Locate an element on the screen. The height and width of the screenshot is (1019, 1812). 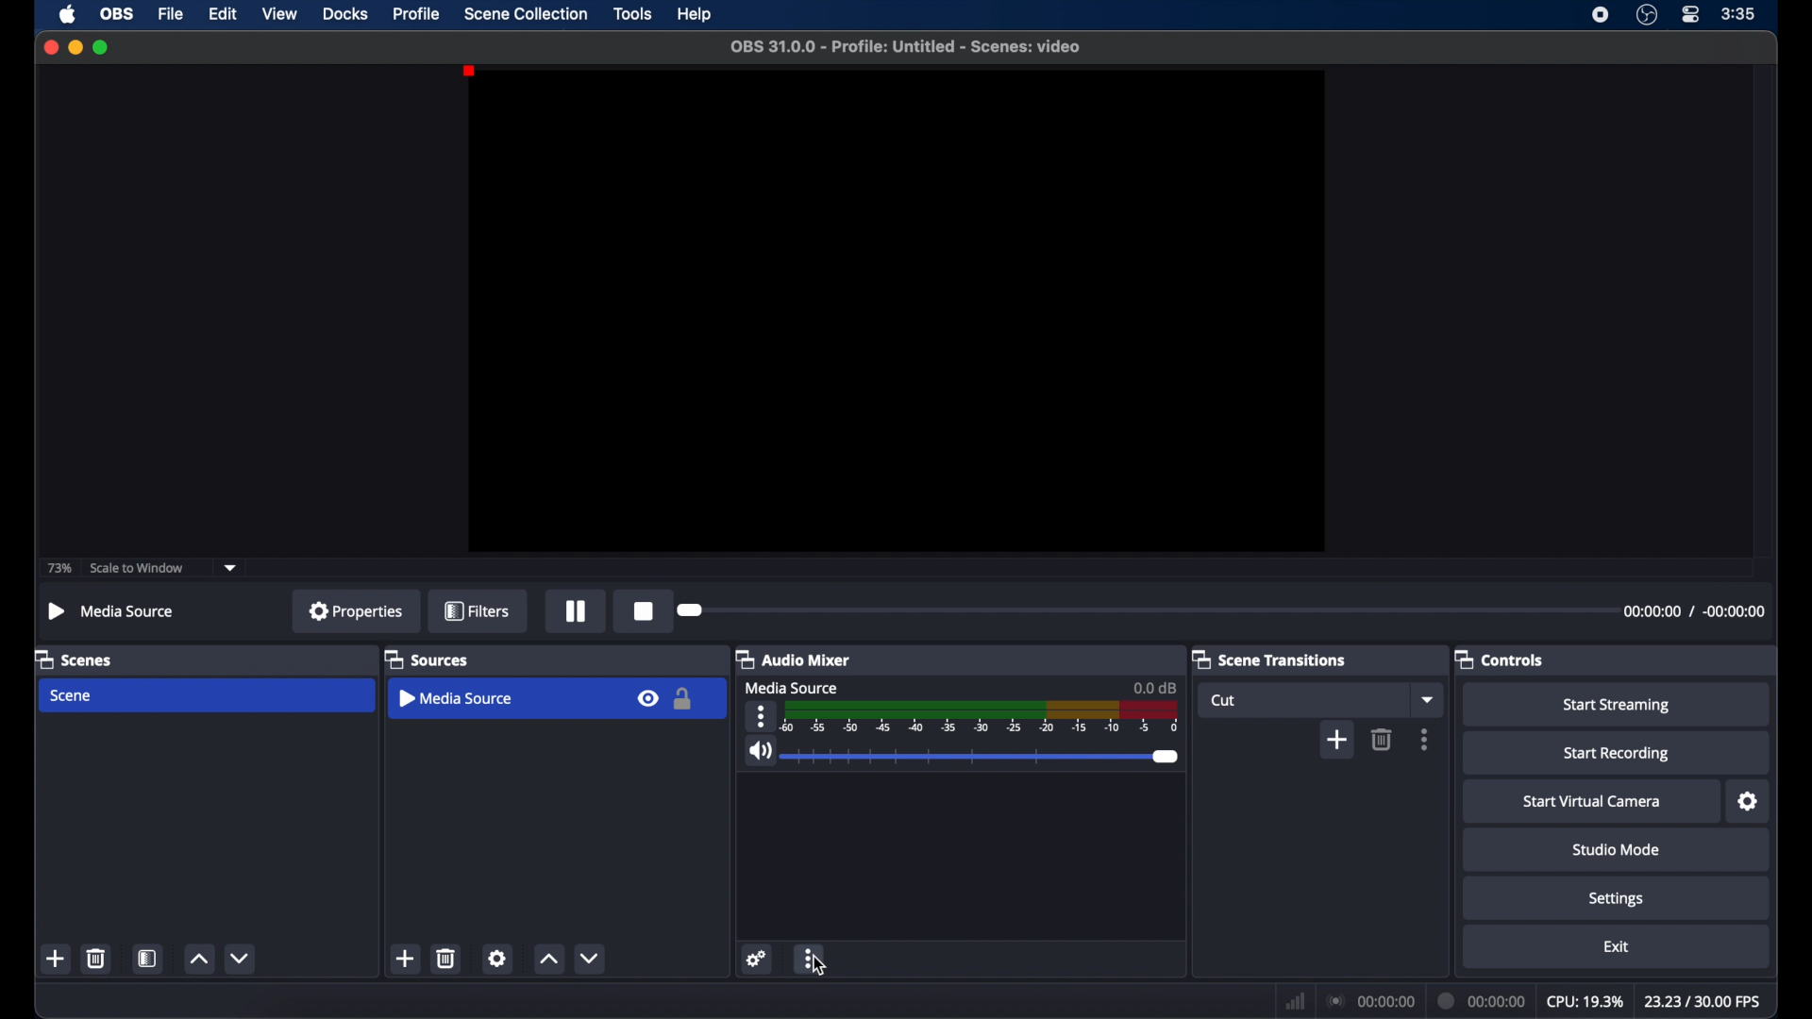
timeline scale is located at coordinates (981, 717).